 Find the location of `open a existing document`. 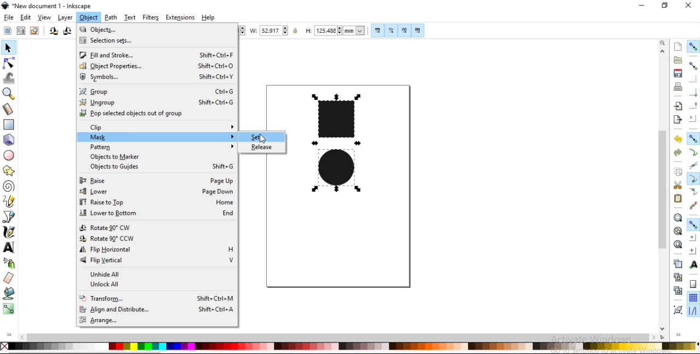

open a existing document is located at coordinates (679, 60).